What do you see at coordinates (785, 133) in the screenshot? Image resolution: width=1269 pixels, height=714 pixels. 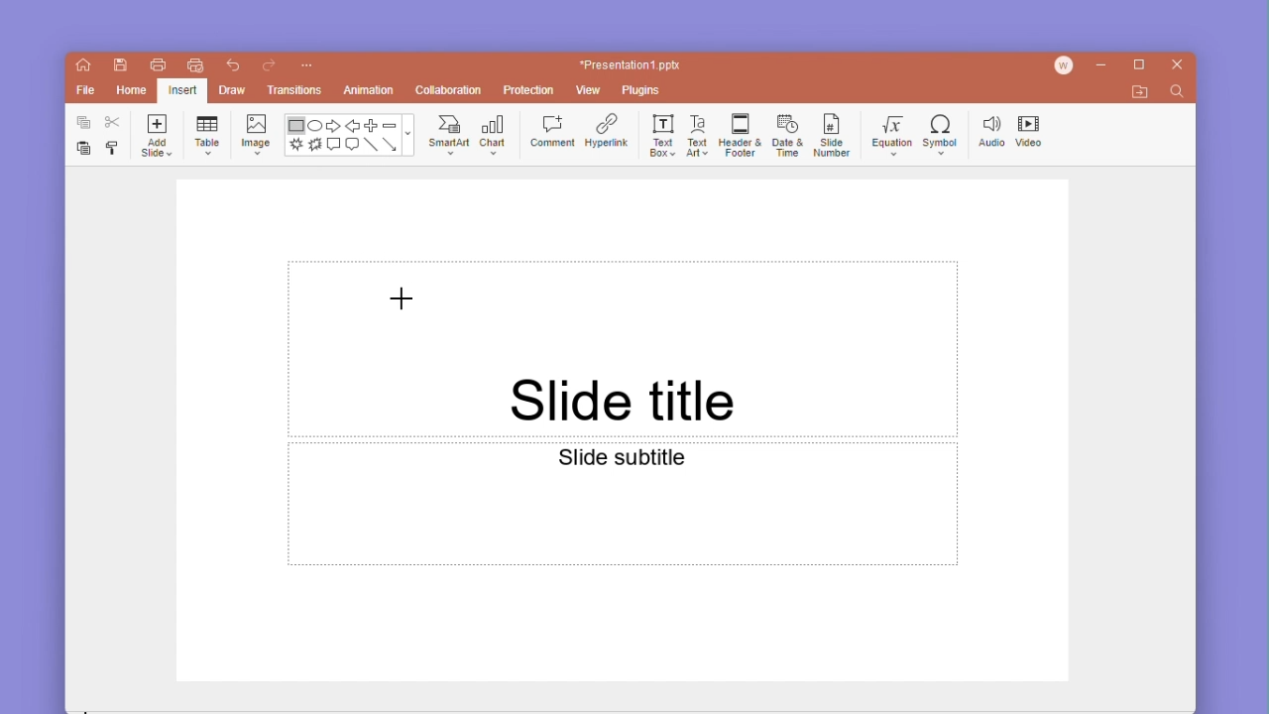 I see `date and time` at bounding box center [785, 133].